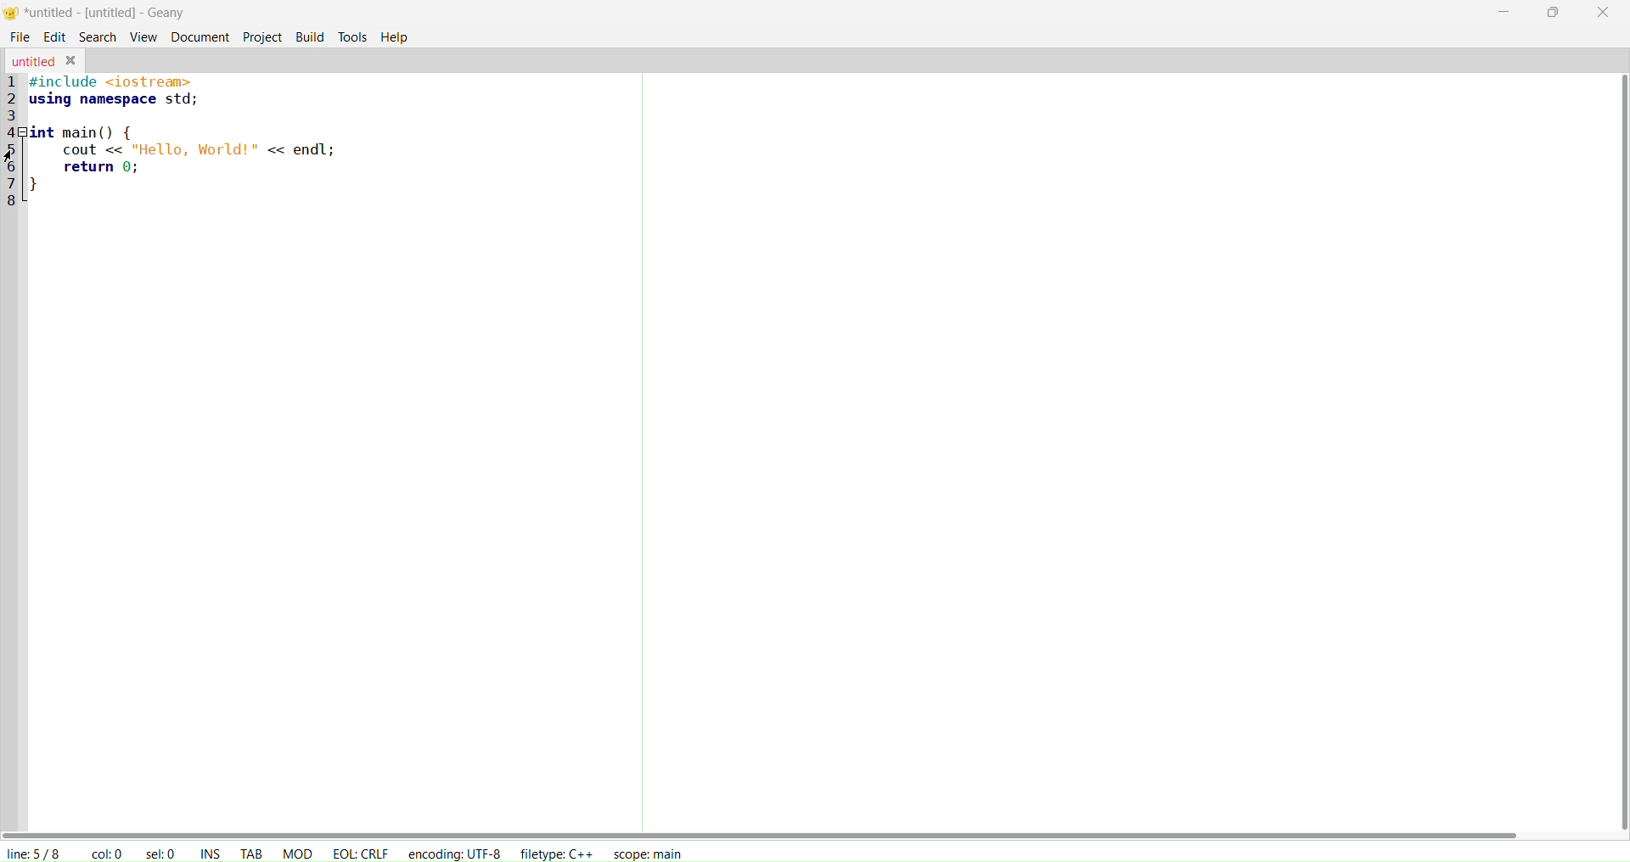 This screenshot has height=862, width=1630. I want to click on ins, so click(210, 852).